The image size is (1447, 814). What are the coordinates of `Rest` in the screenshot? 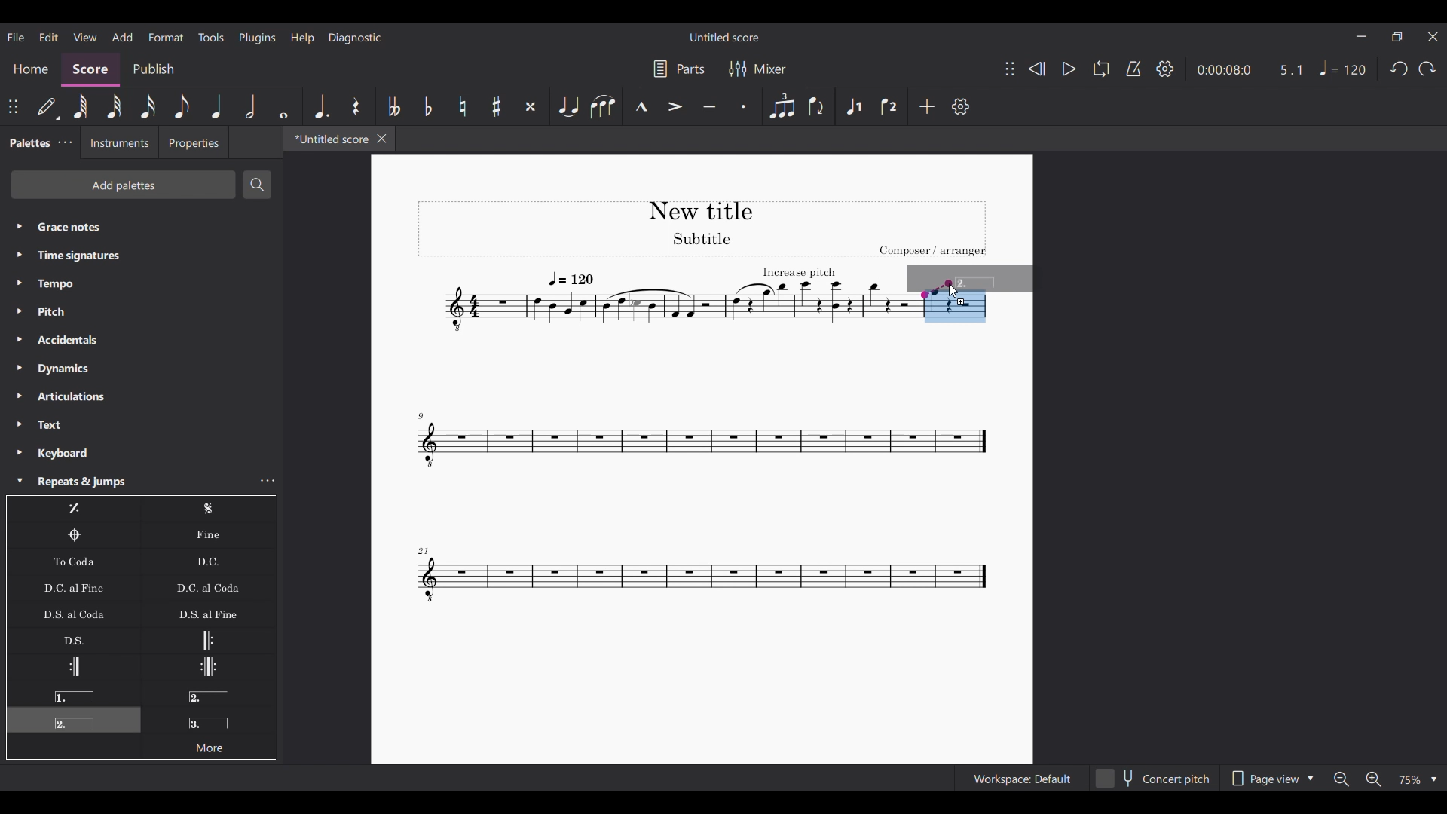 It's located at (356, 106).